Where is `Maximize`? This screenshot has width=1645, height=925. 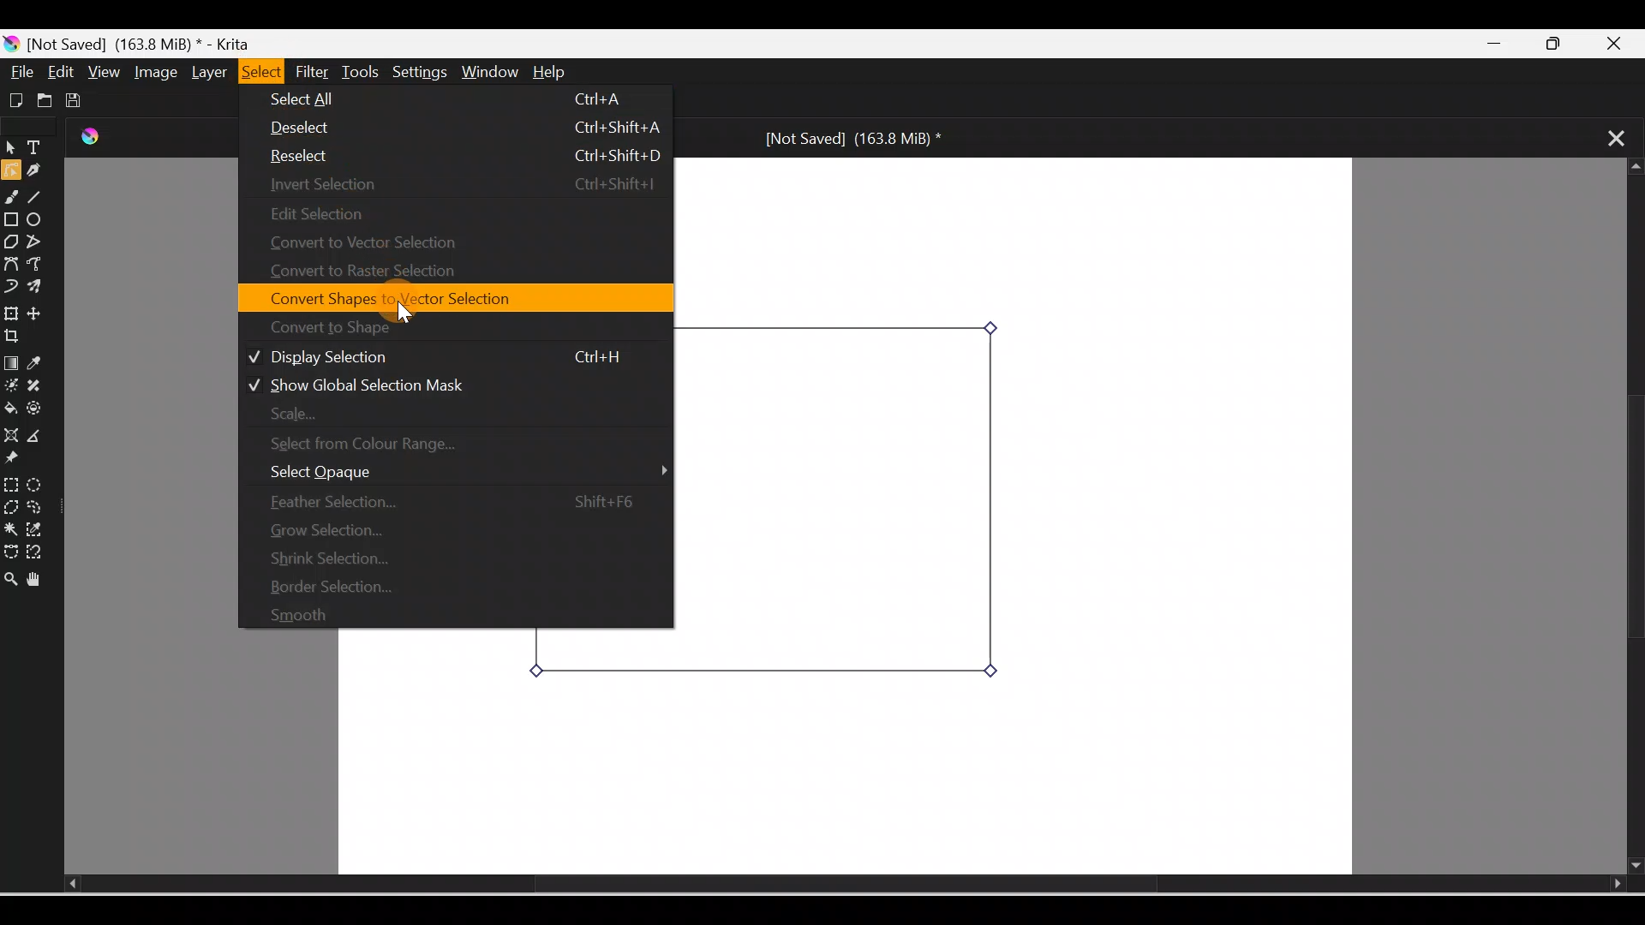 Maximize is located at coordinates (1564, 45).